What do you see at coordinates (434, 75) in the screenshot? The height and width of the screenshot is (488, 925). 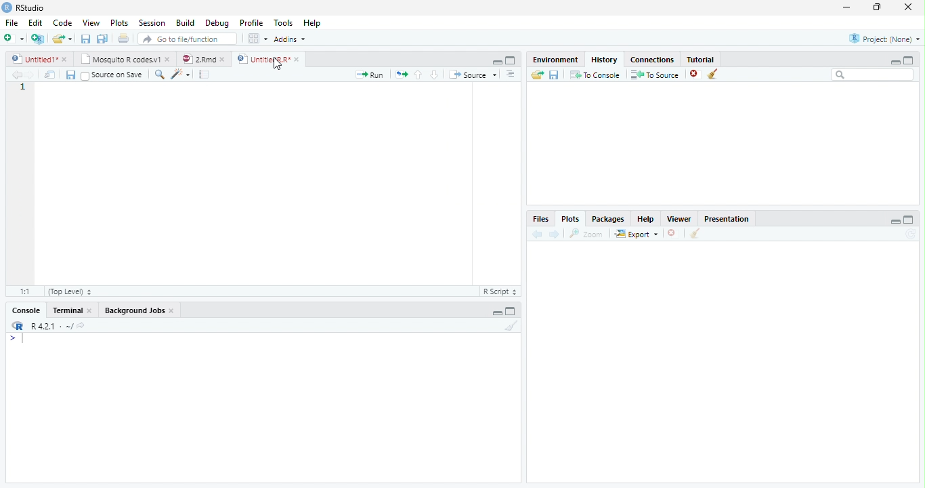 I see `Go to next section/chunk` at bounding box center [434, 75].